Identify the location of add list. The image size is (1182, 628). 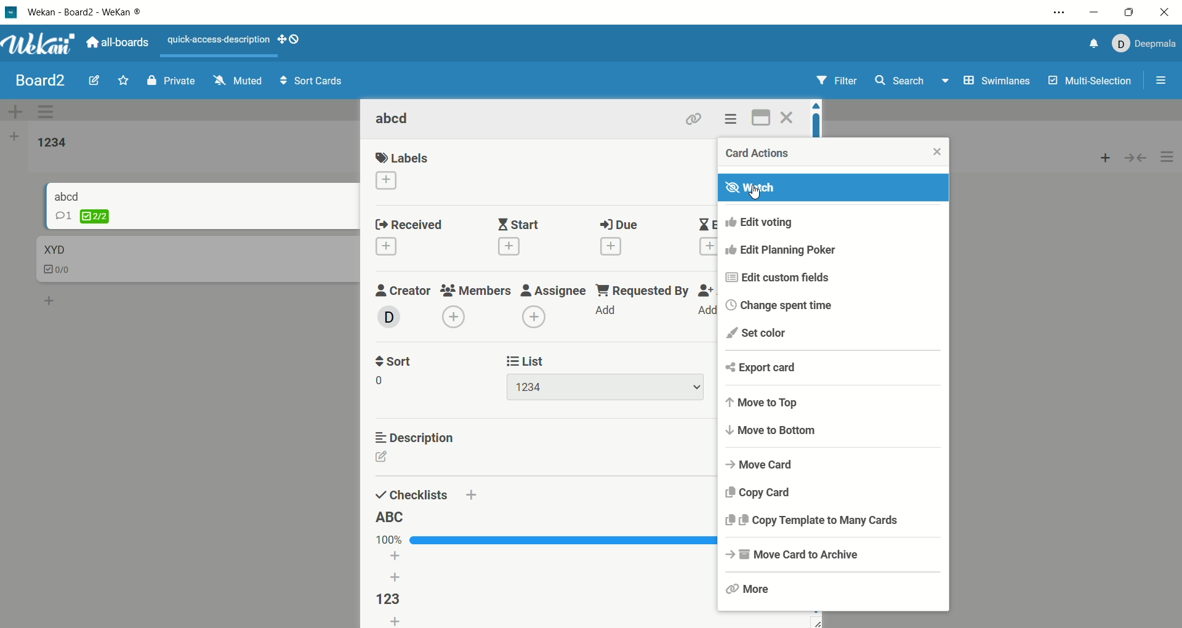
(397, 569).